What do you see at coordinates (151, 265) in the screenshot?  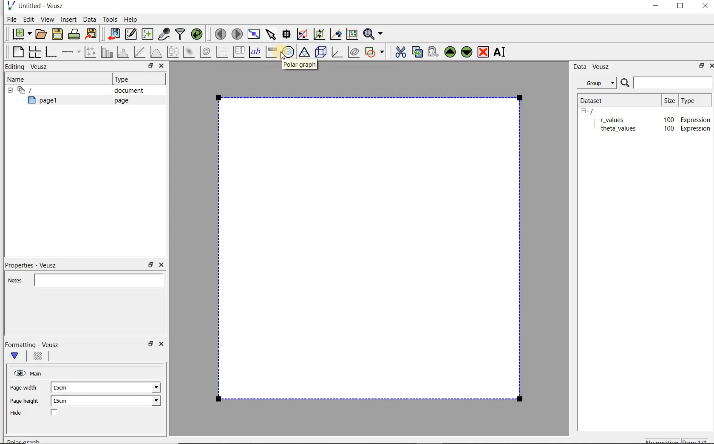 I see `restore down` at bounding box center [151, 265].